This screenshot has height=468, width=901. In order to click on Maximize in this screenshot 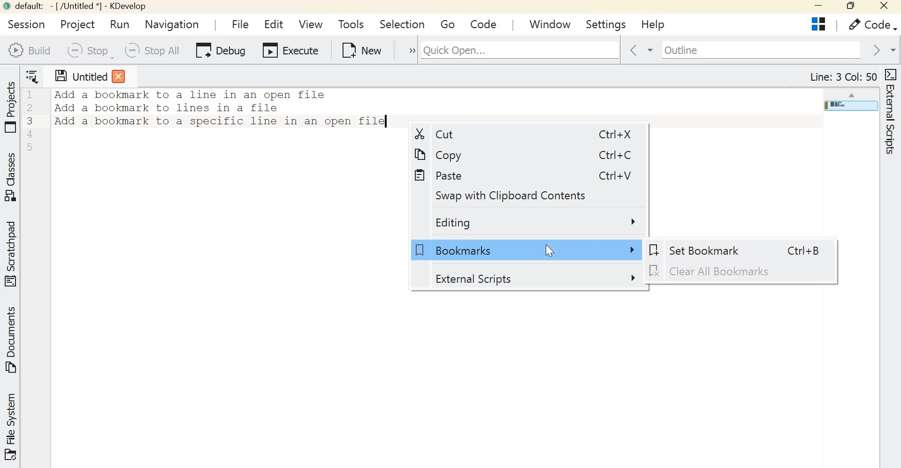, I will do `click(853, 7)`.